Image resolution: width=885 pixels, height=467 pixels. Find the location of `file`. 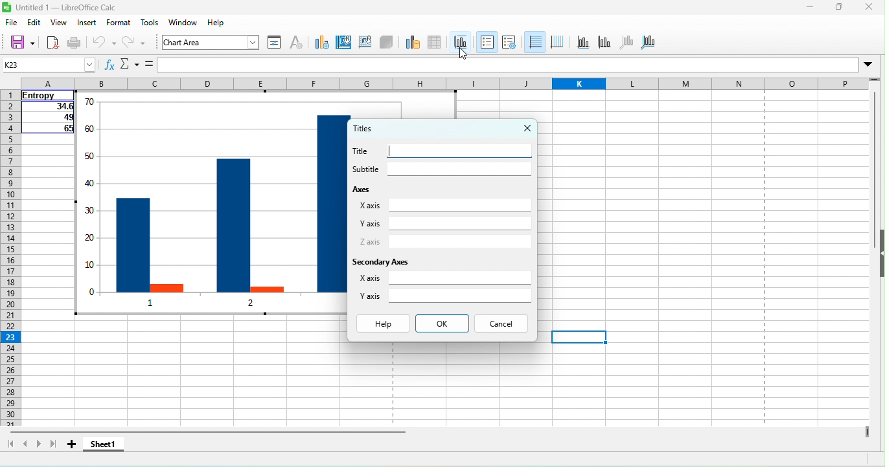

file is located at coordinates (12, 25).